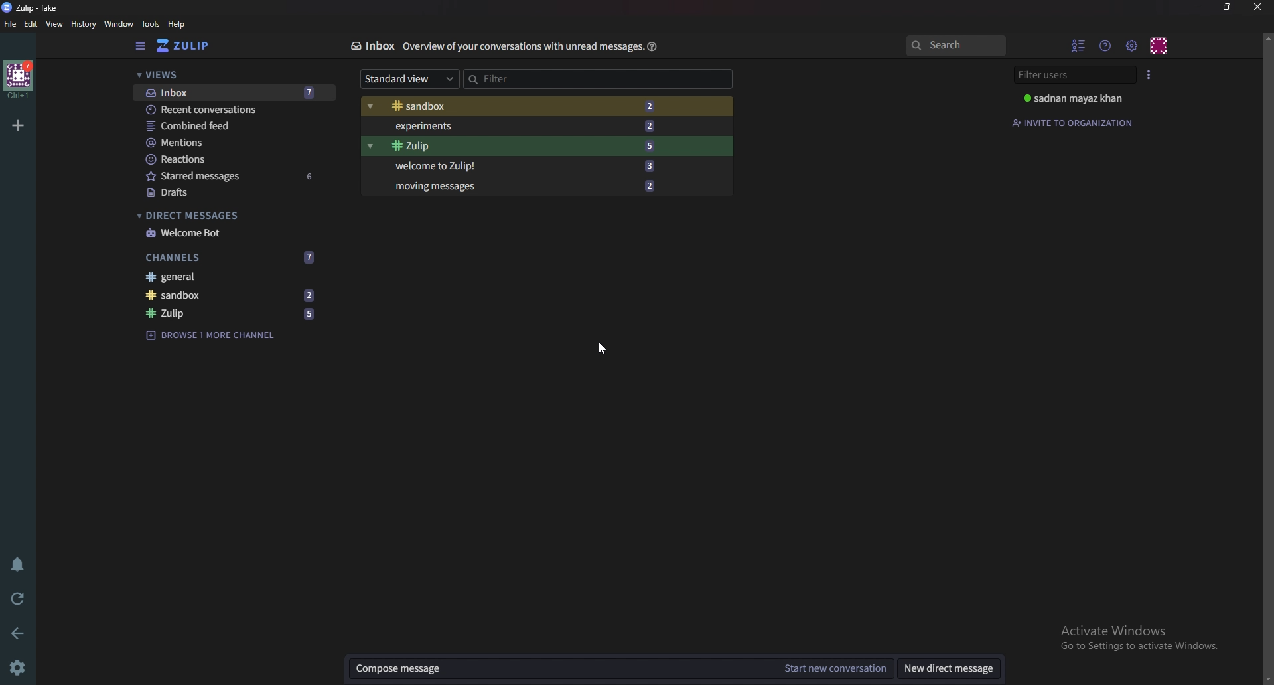 Image resolution: width=1274 pixels, height=685 pixels. What do you see at coordinates (11, 25) in the screenshot?
I see `File` at bounding box center [11, 25].